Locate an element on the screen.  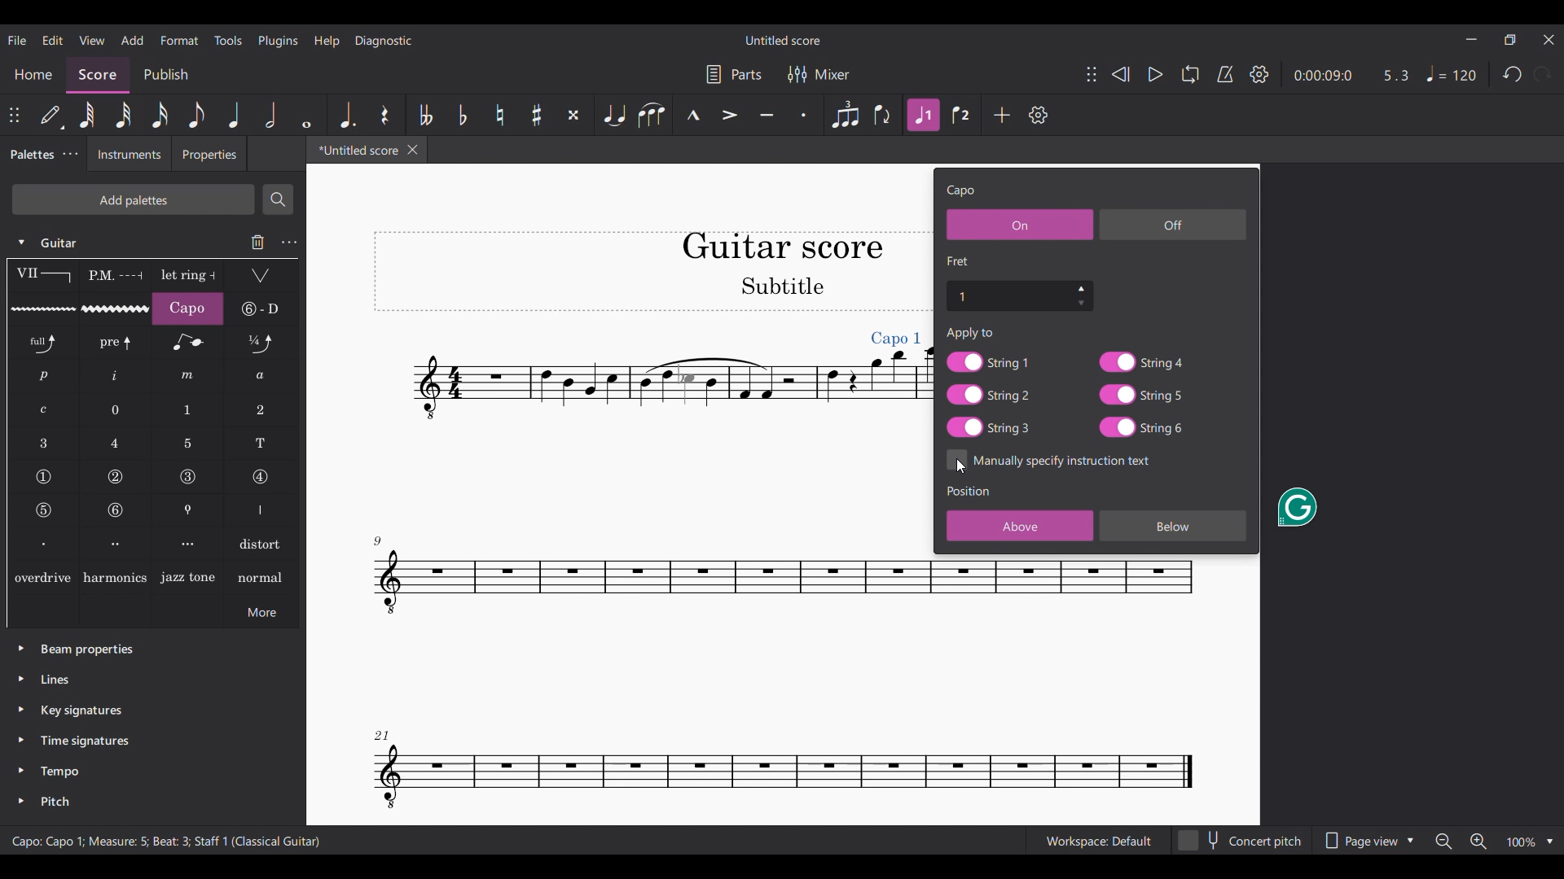
Click to expand key signatures palette is located at coordinates (21, 709).